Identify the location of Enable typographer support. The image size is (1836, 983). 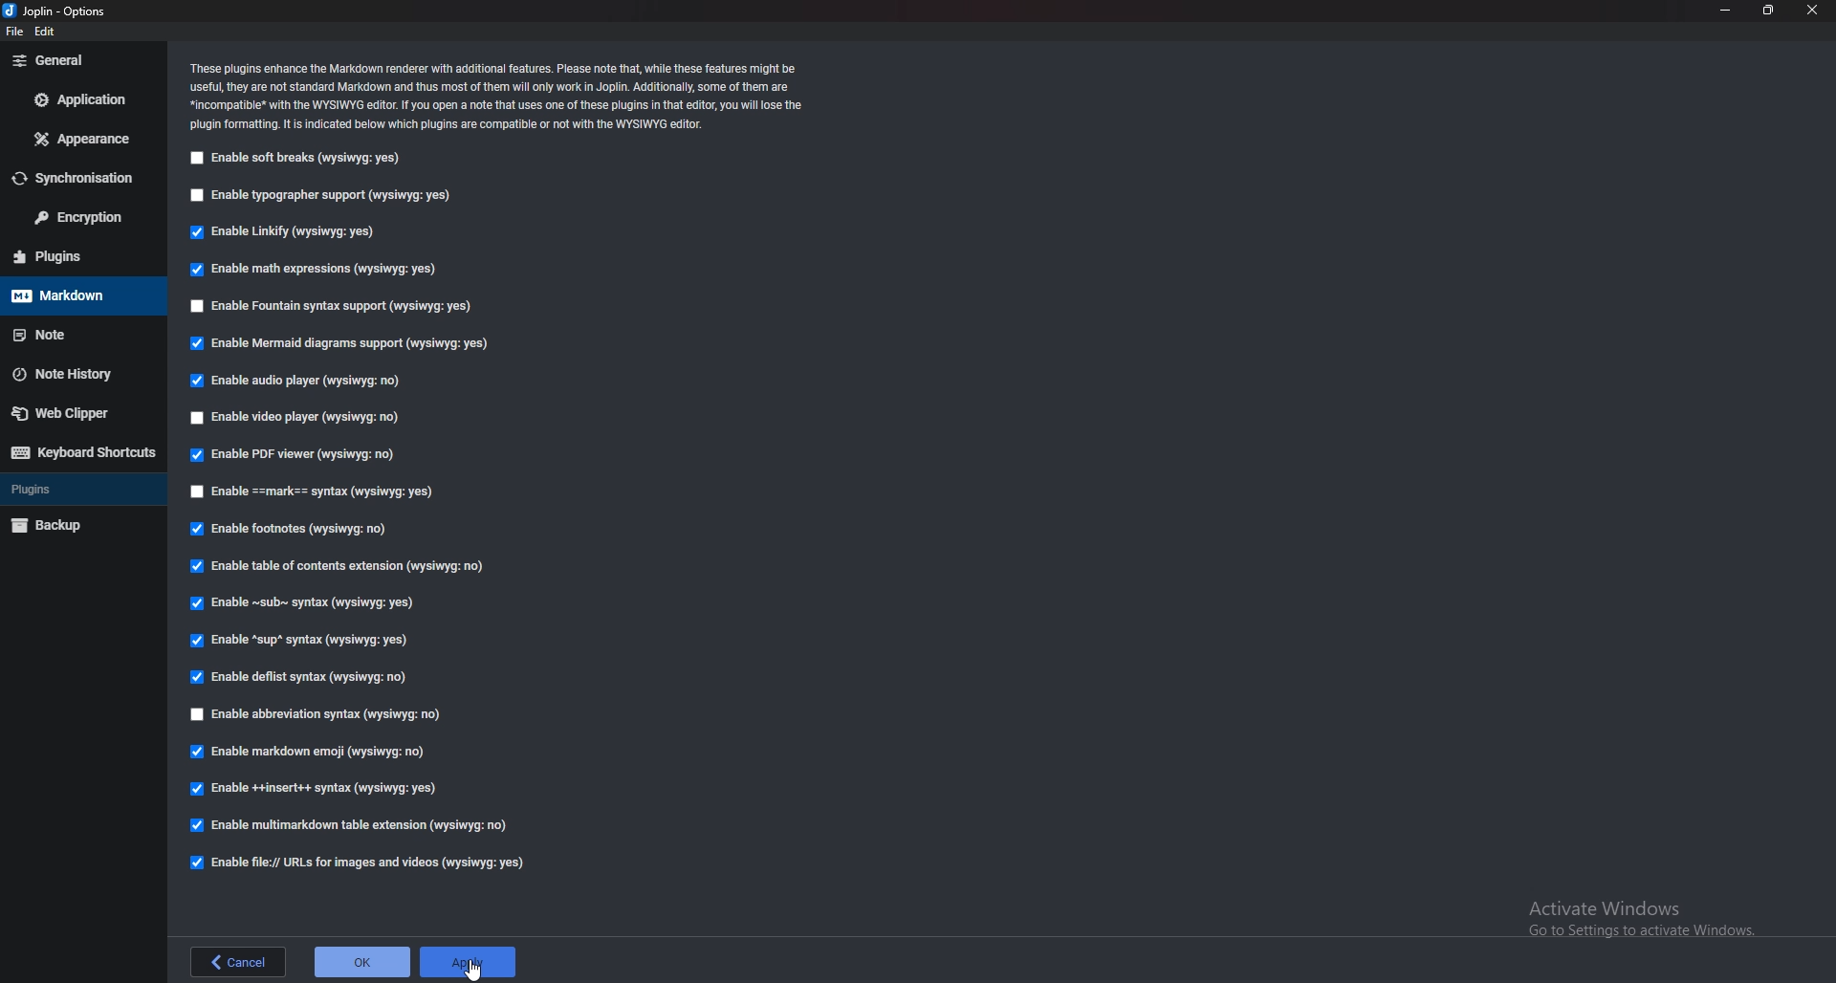
(324, 197).